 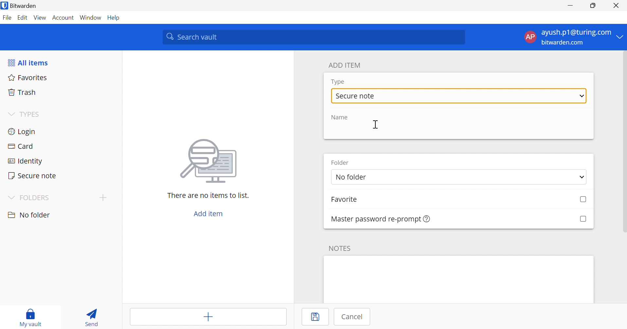 I want to click on My vault, so click(x=33, y=313).